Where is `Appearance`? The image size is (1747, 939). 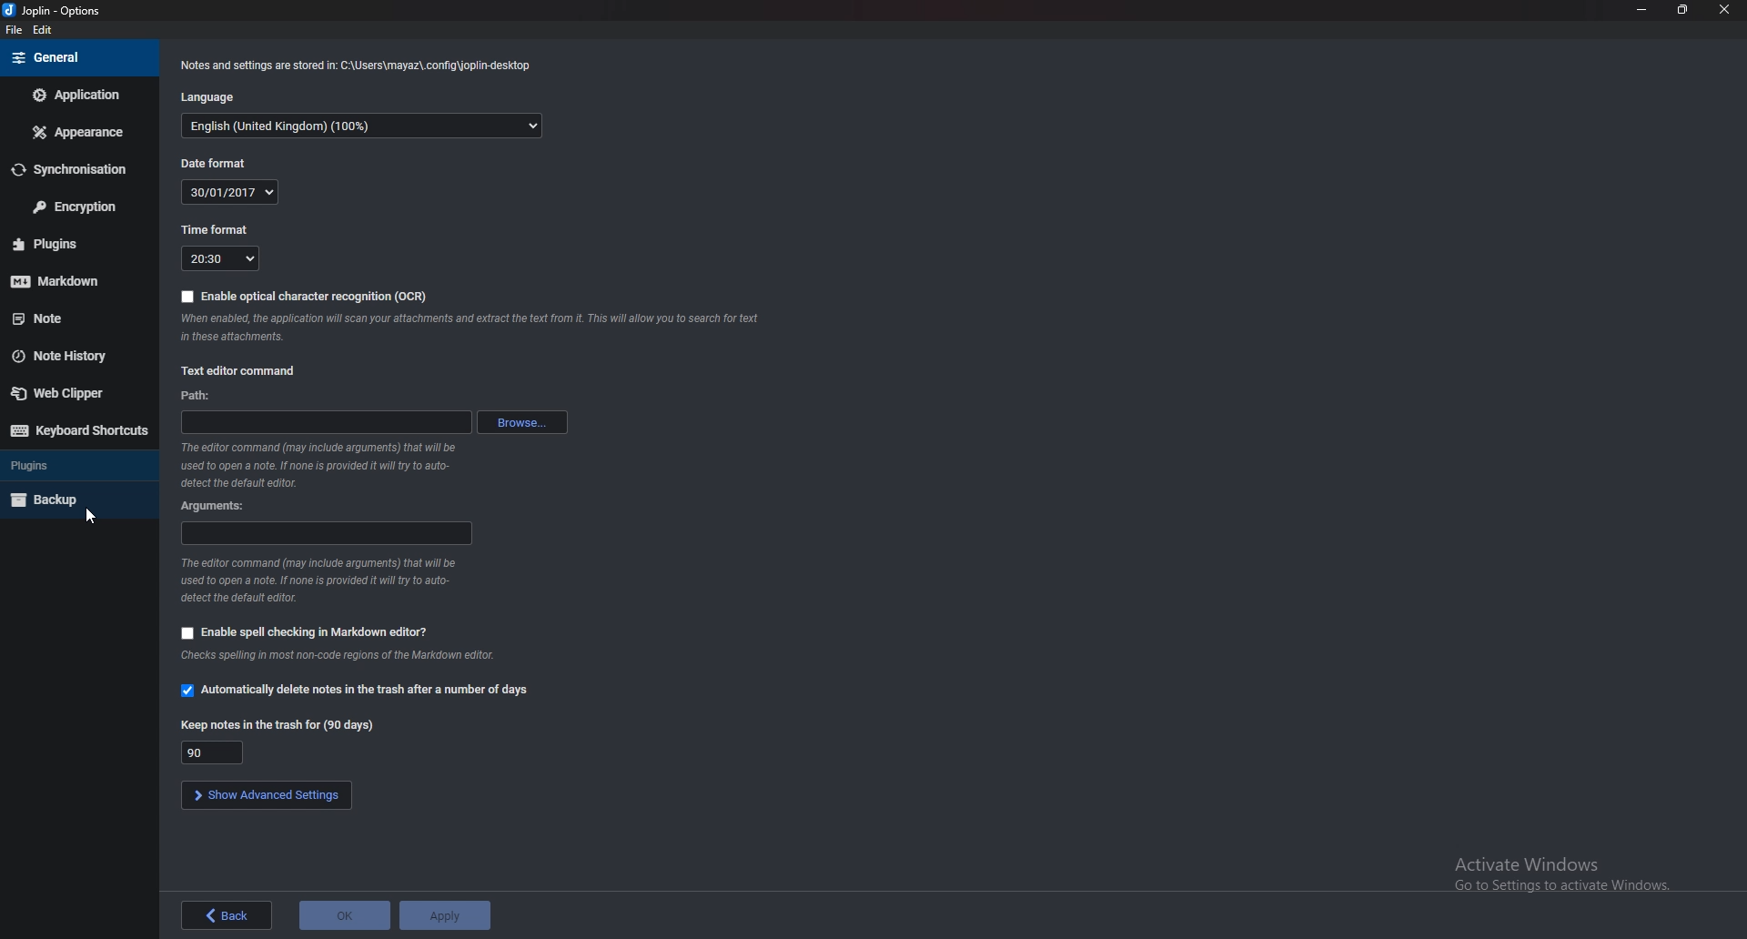
Appearance is located at coordinates (79, 134).